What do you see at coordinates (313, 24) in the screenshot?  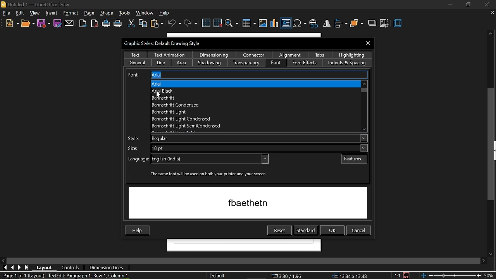 I see `insert hyperlink` at bounding box center [313, 24].